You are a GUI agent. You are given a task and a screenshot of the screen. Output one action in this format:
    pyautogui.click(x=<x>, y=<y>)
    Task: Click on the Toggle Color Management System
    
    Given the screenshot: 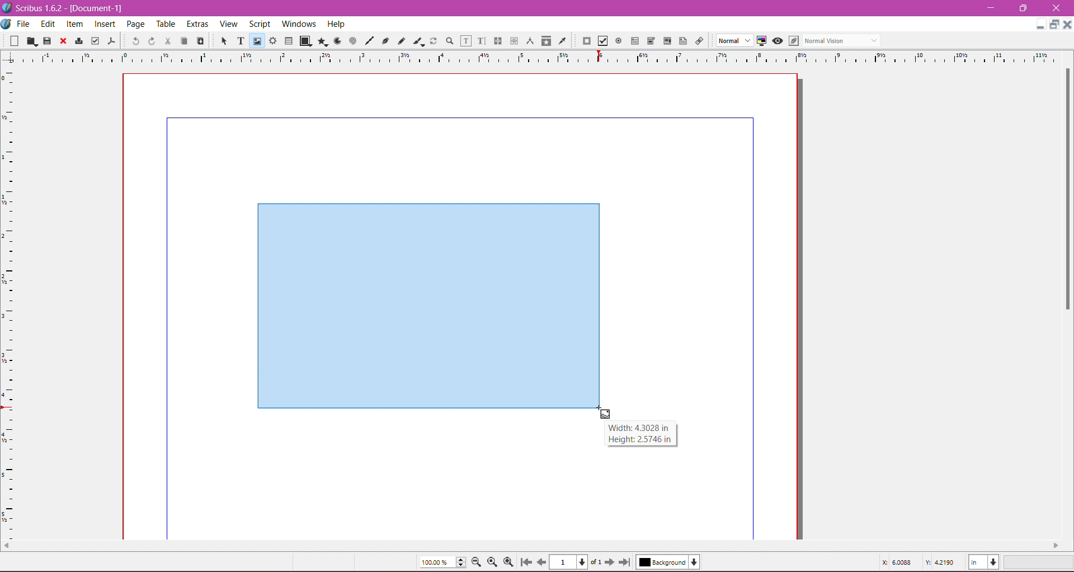 What is the action you would take?
    pyautogui.click(x=761, y=41)
    